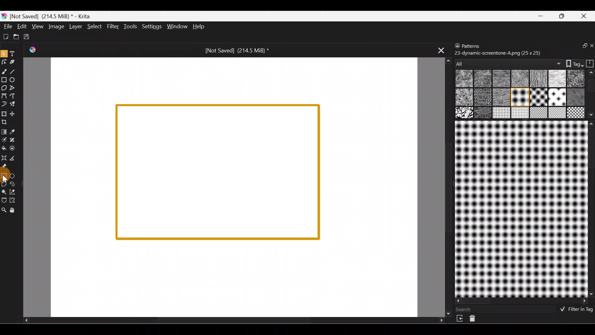 The height and width of the screenshot is (335, 595). Describe the element at coordinates (13, 88) in the screenshot. I see `Polyline tool` at that location.